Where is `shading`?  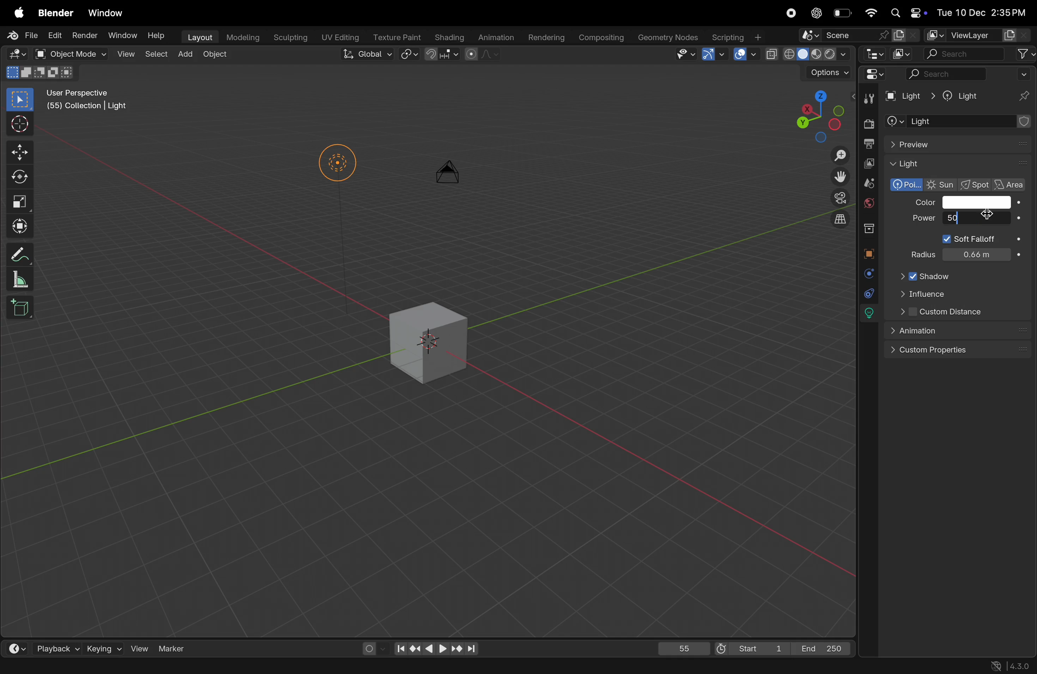 shading is located at coordinates (450, 36).